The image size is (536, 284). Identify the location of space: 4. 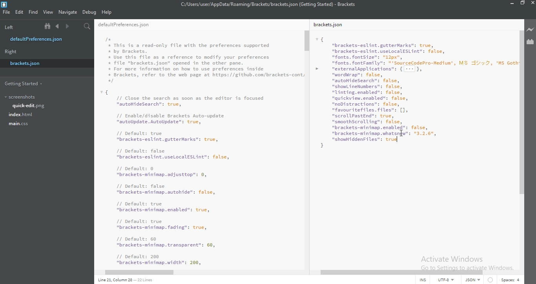
(509, 279).